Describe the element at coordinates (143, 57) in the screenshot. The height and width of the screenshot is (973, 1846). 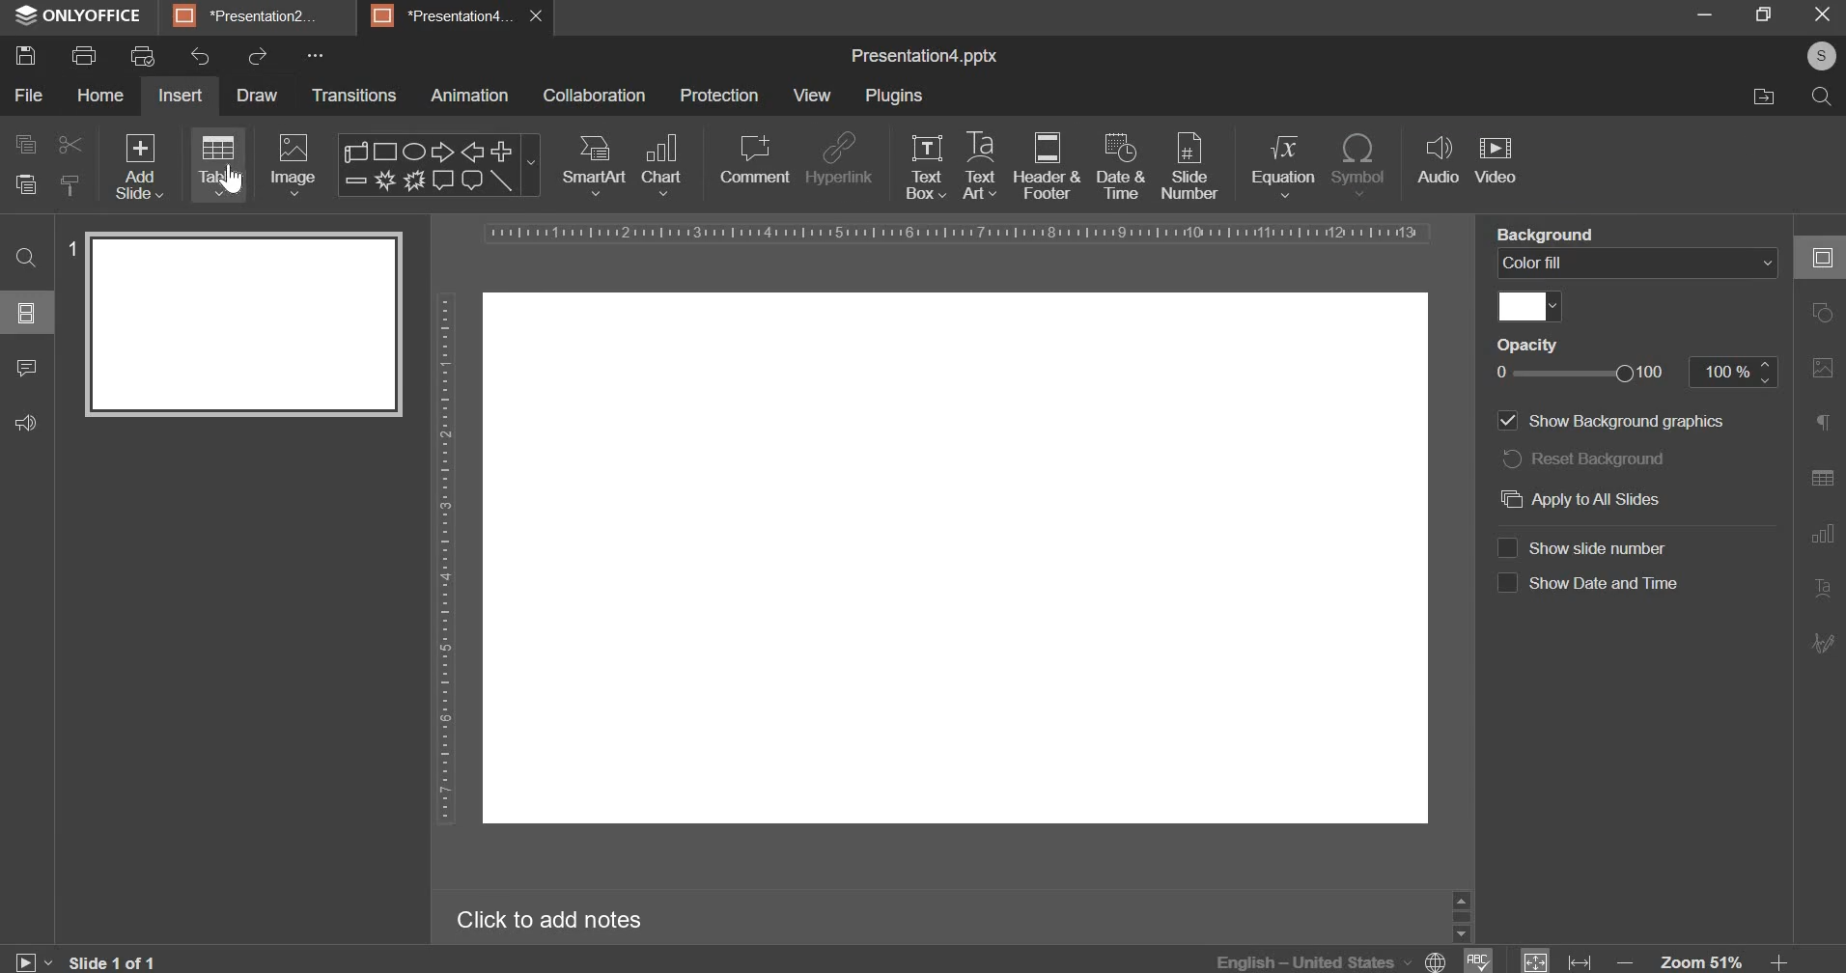
I see `print preview` at that location.